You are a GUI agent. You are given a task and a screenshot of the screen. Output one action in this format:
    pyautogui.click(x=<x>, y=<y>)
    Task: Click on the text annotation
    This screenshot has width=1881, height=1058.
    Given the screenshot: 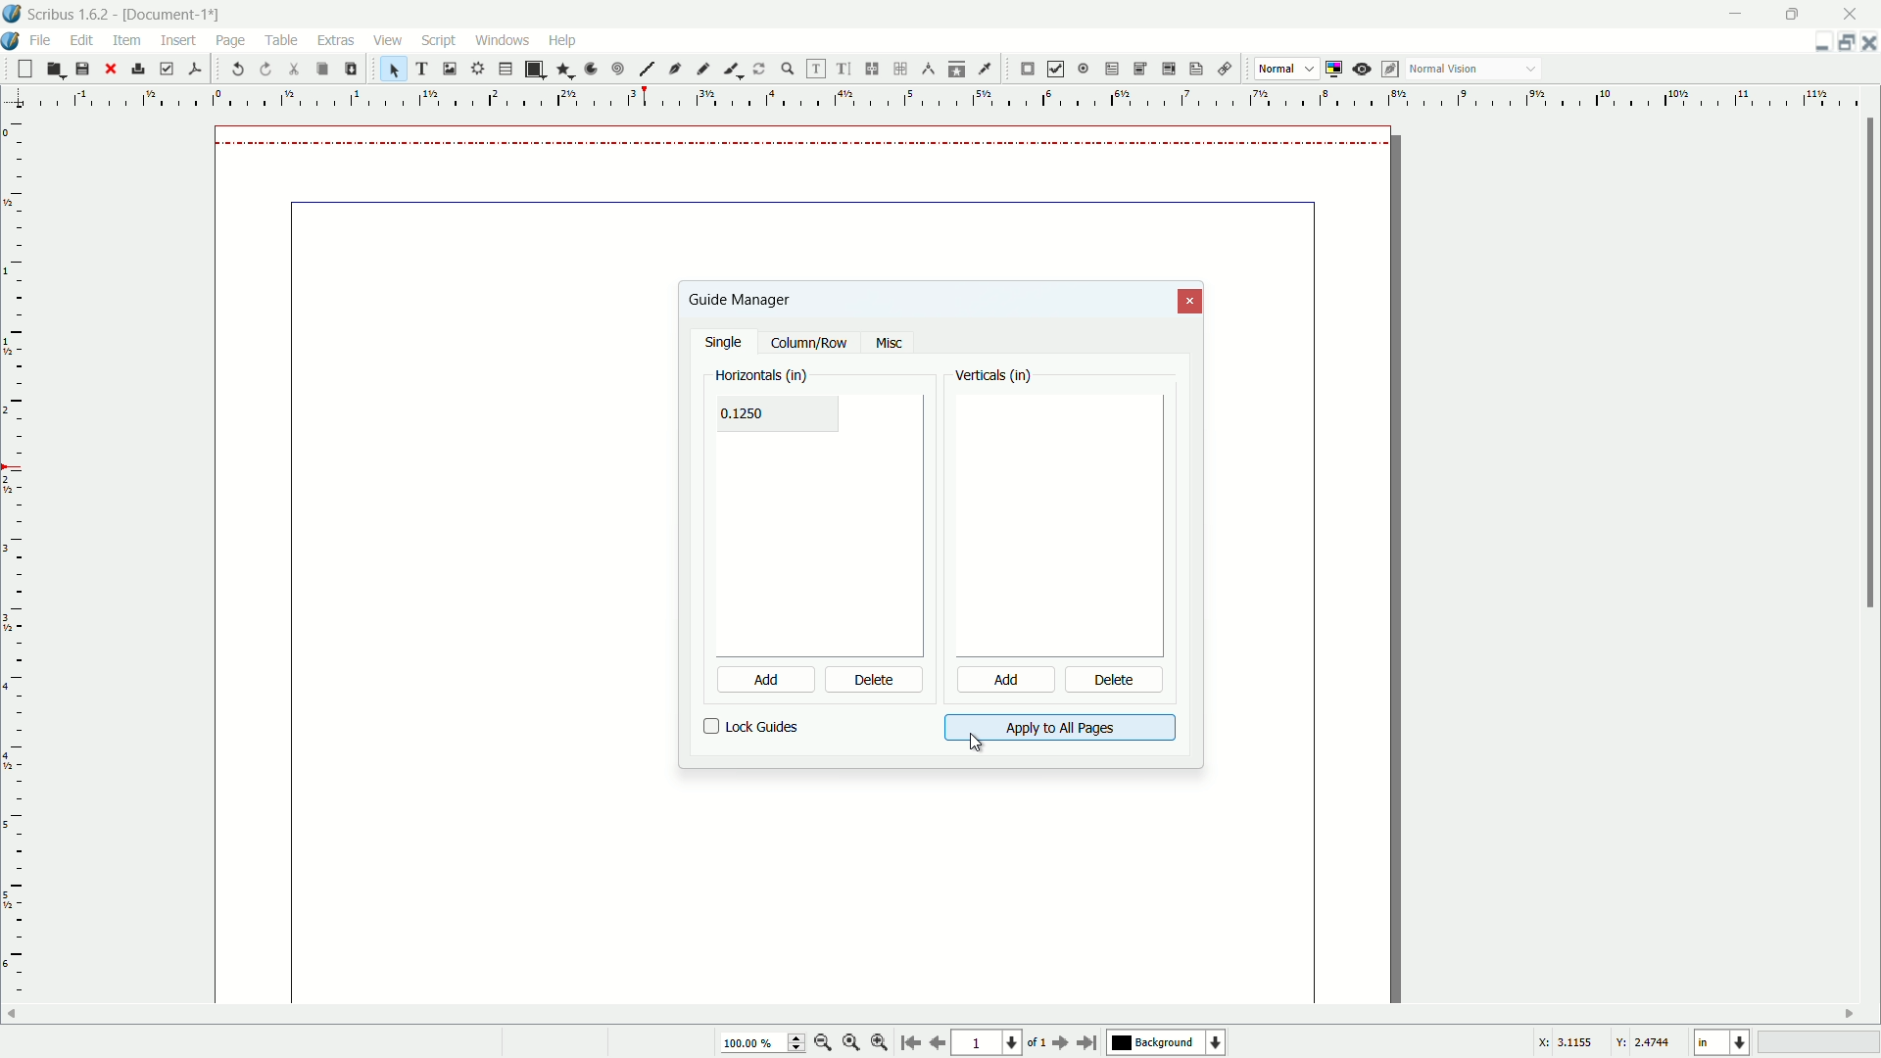 What is the action you would take?
    pyautogui.click(x=1193, y=70)
    